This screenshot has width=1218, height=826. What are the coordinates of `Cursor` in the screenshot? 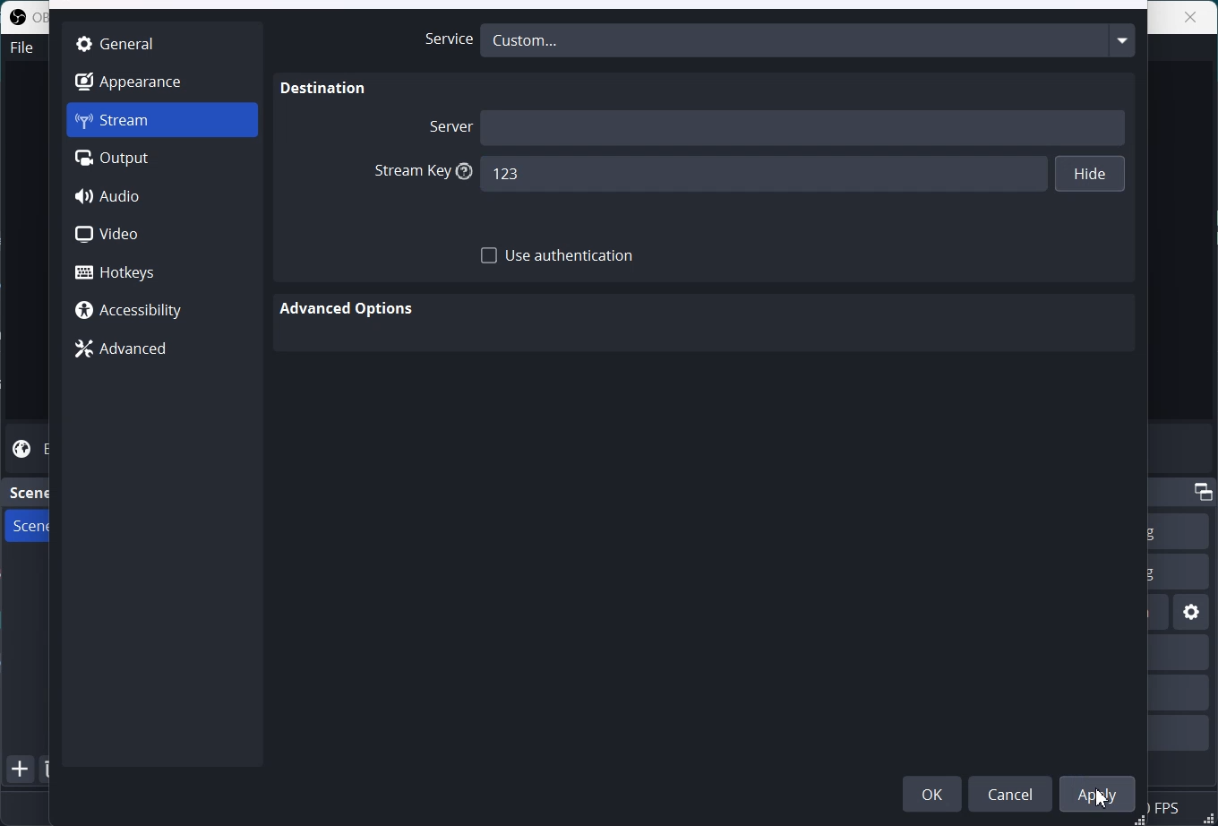 It's located at (1101, 796).